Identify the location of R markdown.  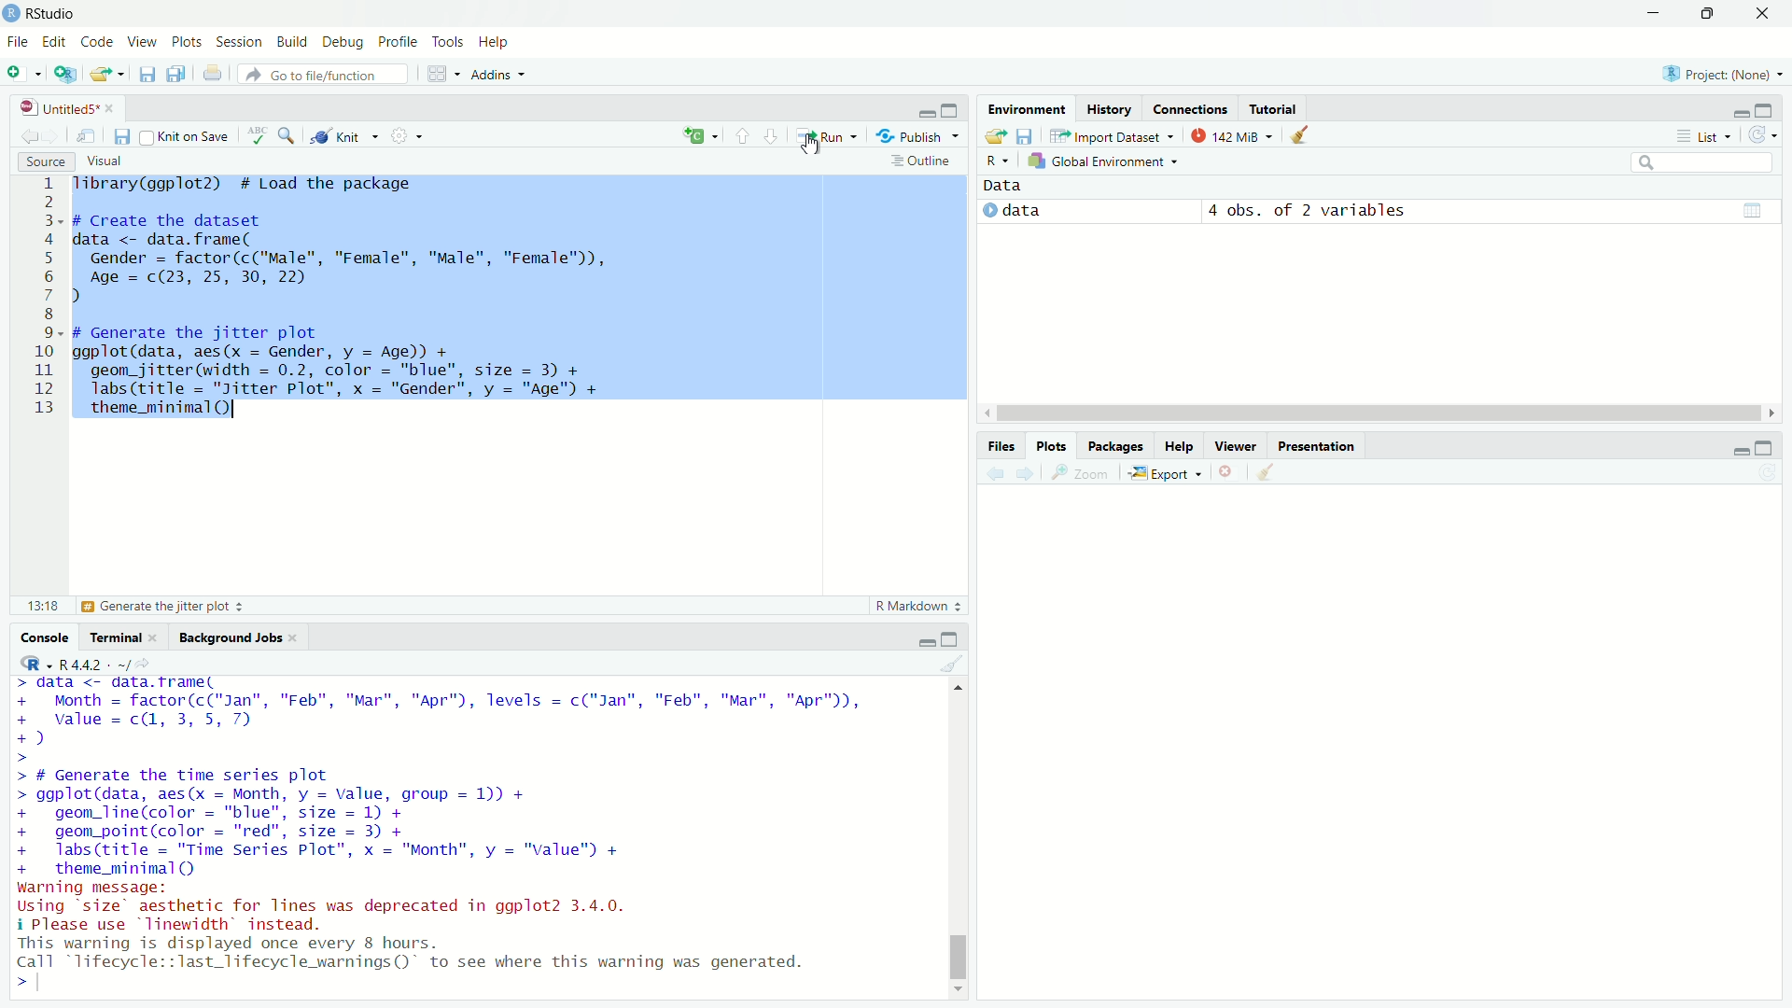
(918, 605).